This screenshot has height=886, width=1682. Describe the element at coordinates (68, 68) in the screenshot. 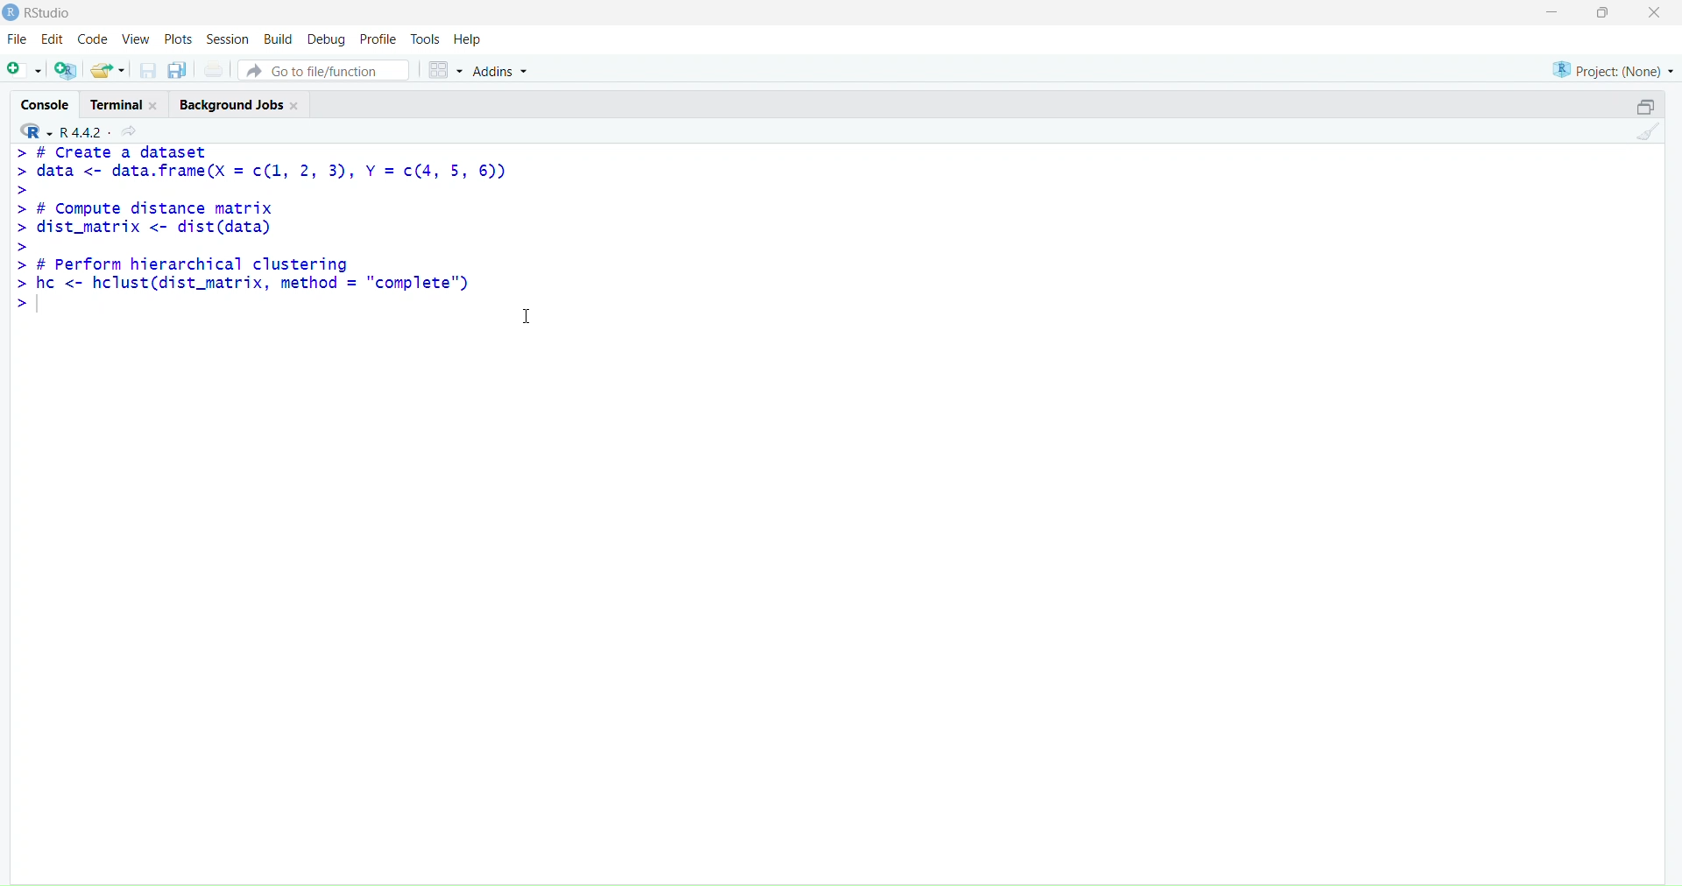

I see `Create a project` at that location.